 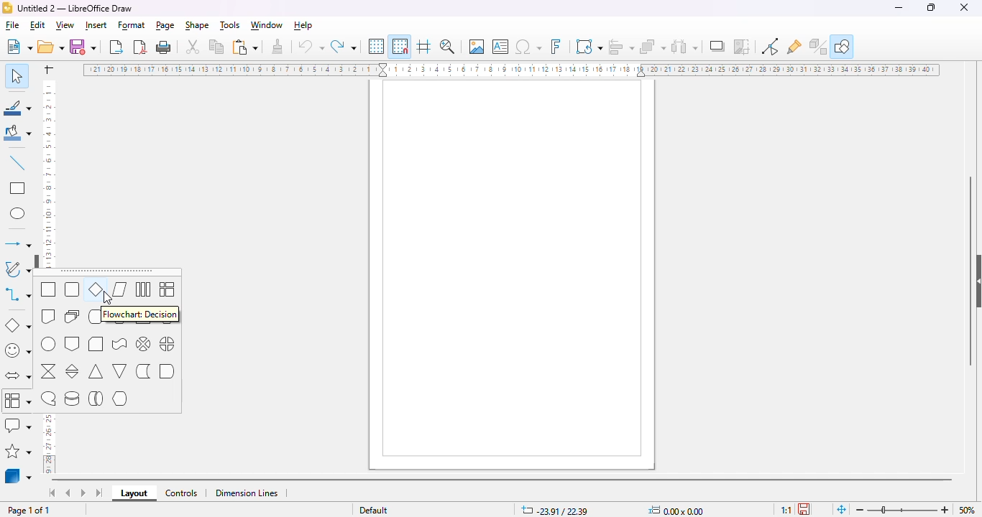 What do you see at coordinates (31, 410) in the screenshot?
I see `cursor` at bounding box center [31, 410].